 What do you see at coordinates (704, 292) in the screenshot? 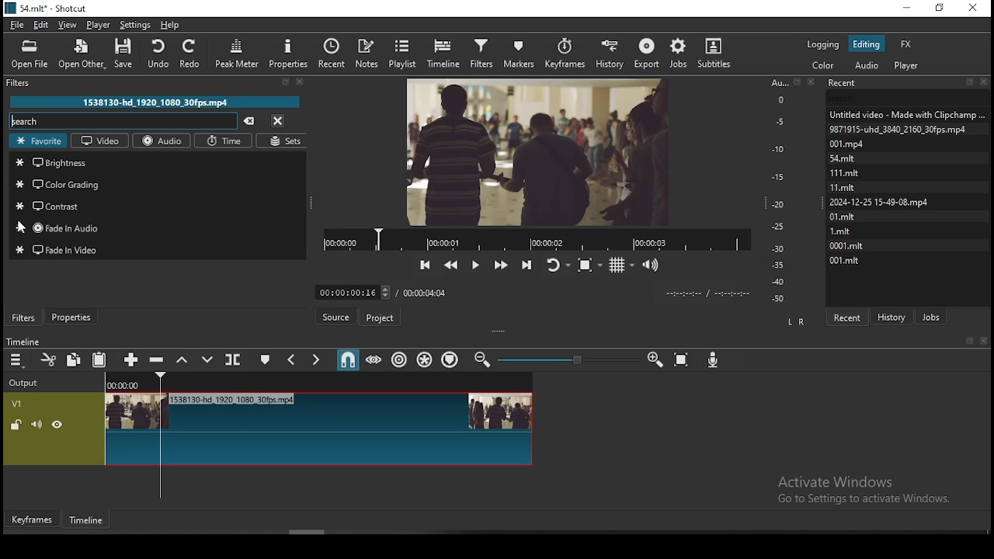
I see `time format` at bounding box center [704, 292].